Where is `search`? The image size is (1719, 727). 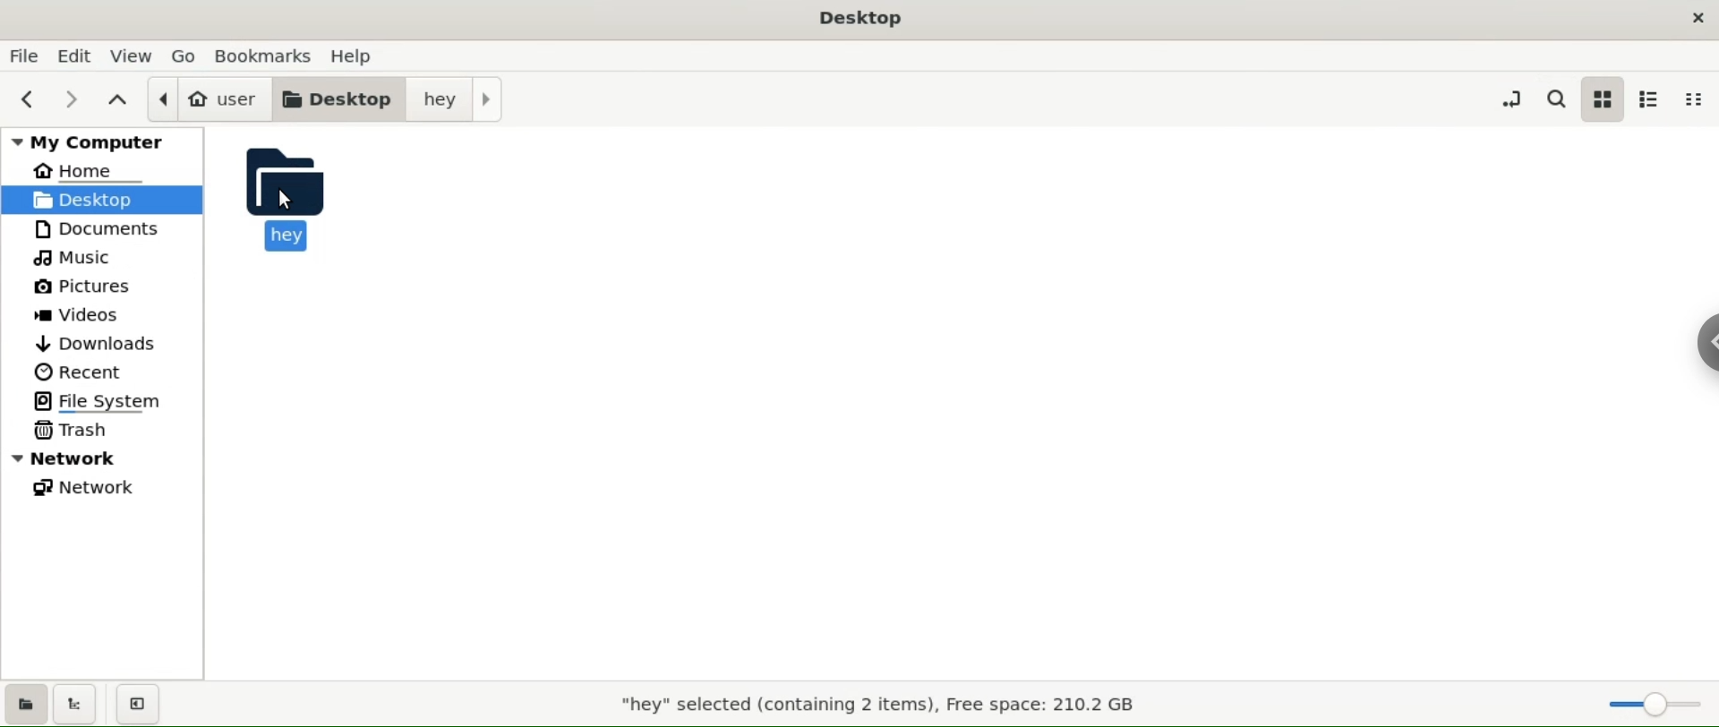
search is located at coordinates (1558, 98).